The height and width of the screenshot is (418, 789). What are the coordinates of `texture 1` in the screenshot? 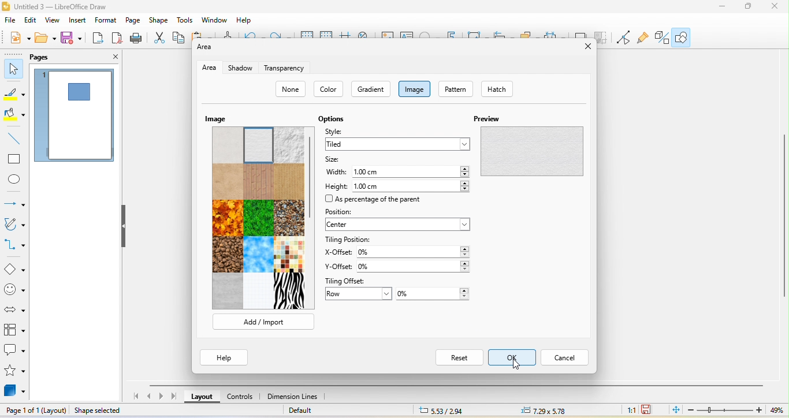 It's located at (228, 144).